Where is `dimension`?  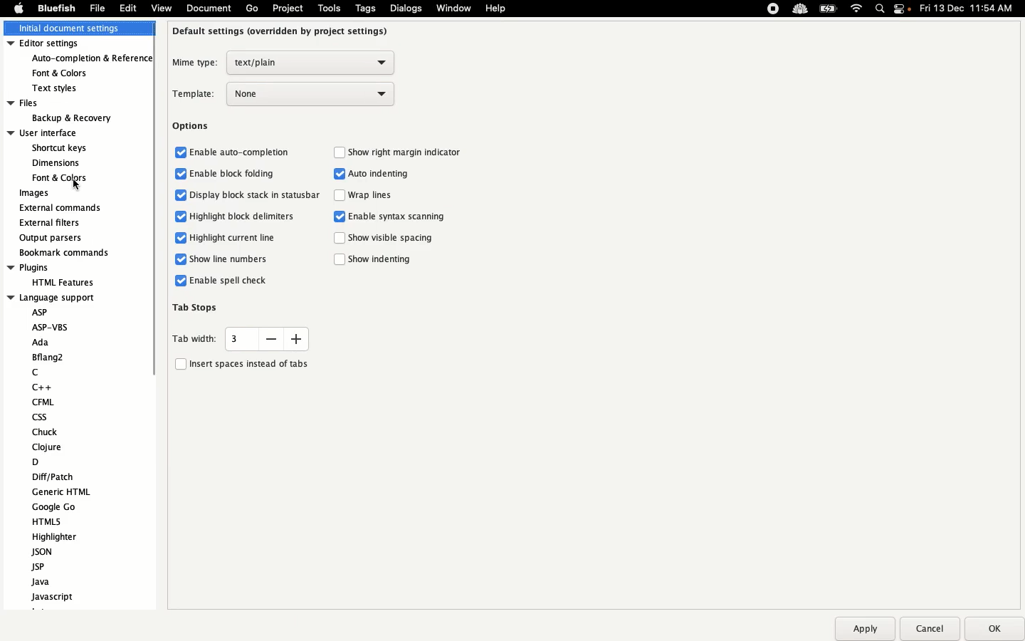
dimension is located at coordinates (56, 162).